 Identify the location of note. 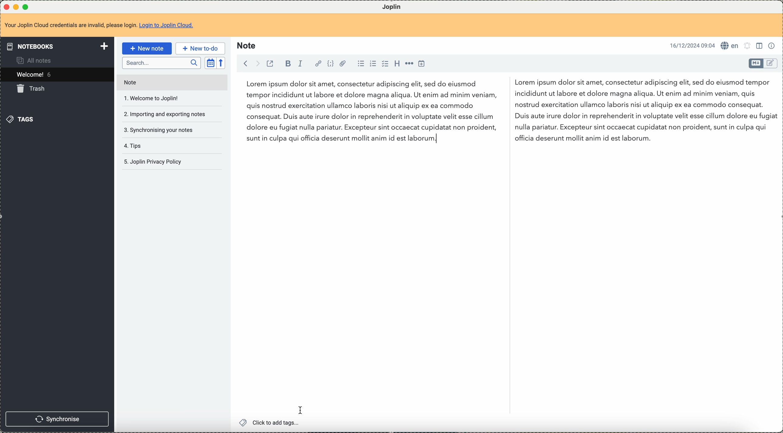
(129, 81).